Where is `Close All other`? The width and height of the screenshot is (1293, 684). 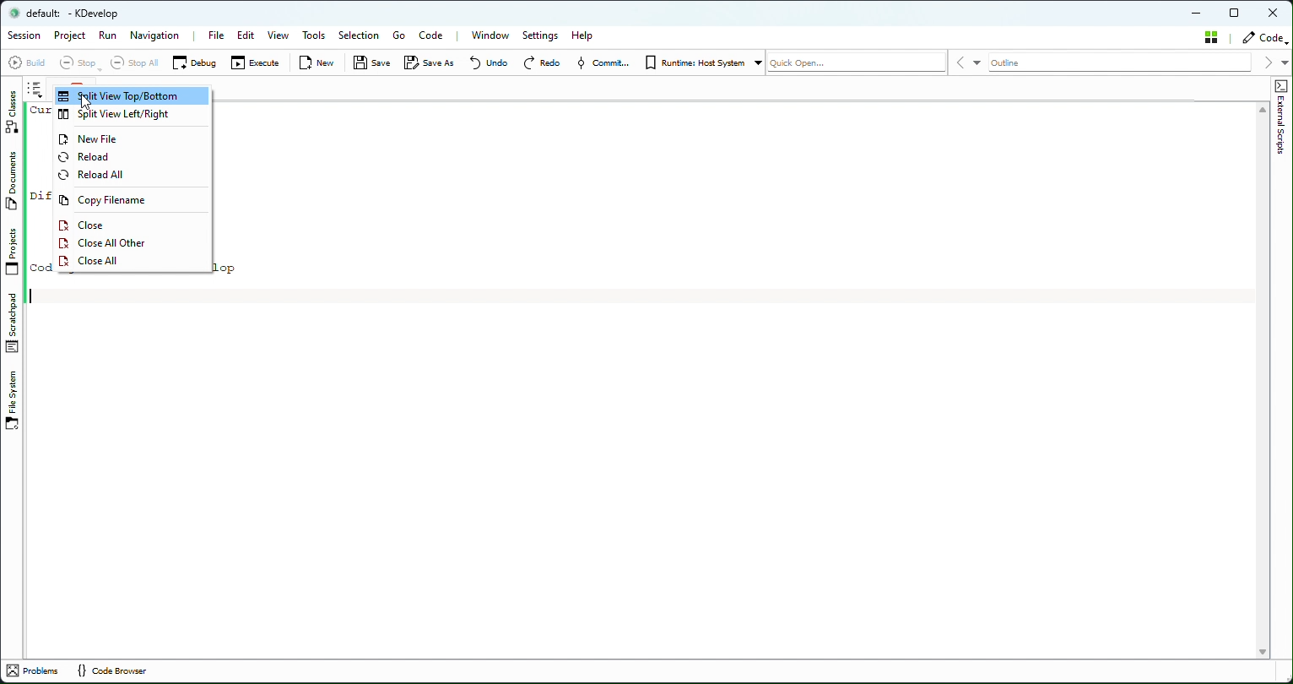 Close All other is located at coordinates (131, 244).